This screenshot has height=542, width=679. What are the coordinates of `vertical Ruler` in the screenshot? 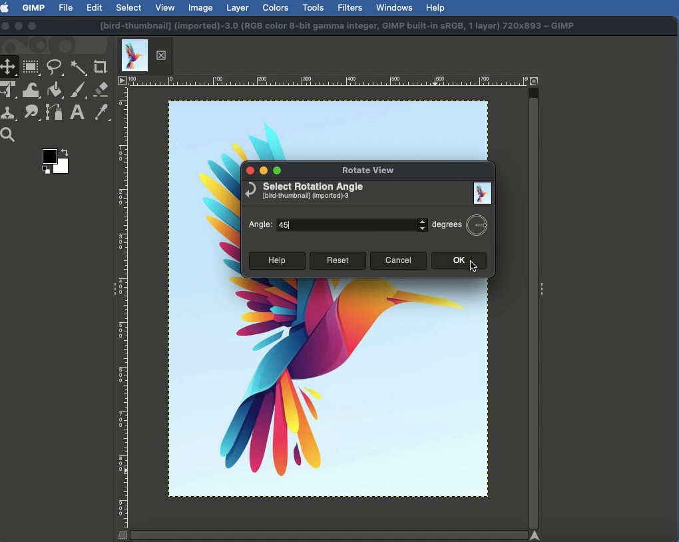 It's located at (124, 308).